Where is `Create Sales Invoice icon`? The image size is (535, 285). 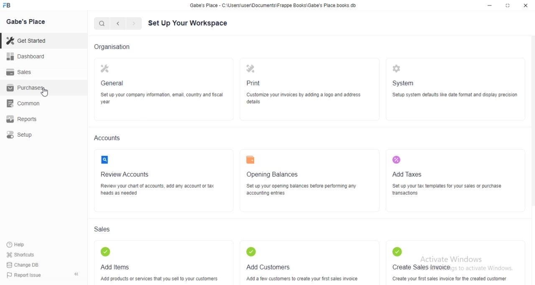 Create Sales Invoice icon is located at coordinates (397, 252).